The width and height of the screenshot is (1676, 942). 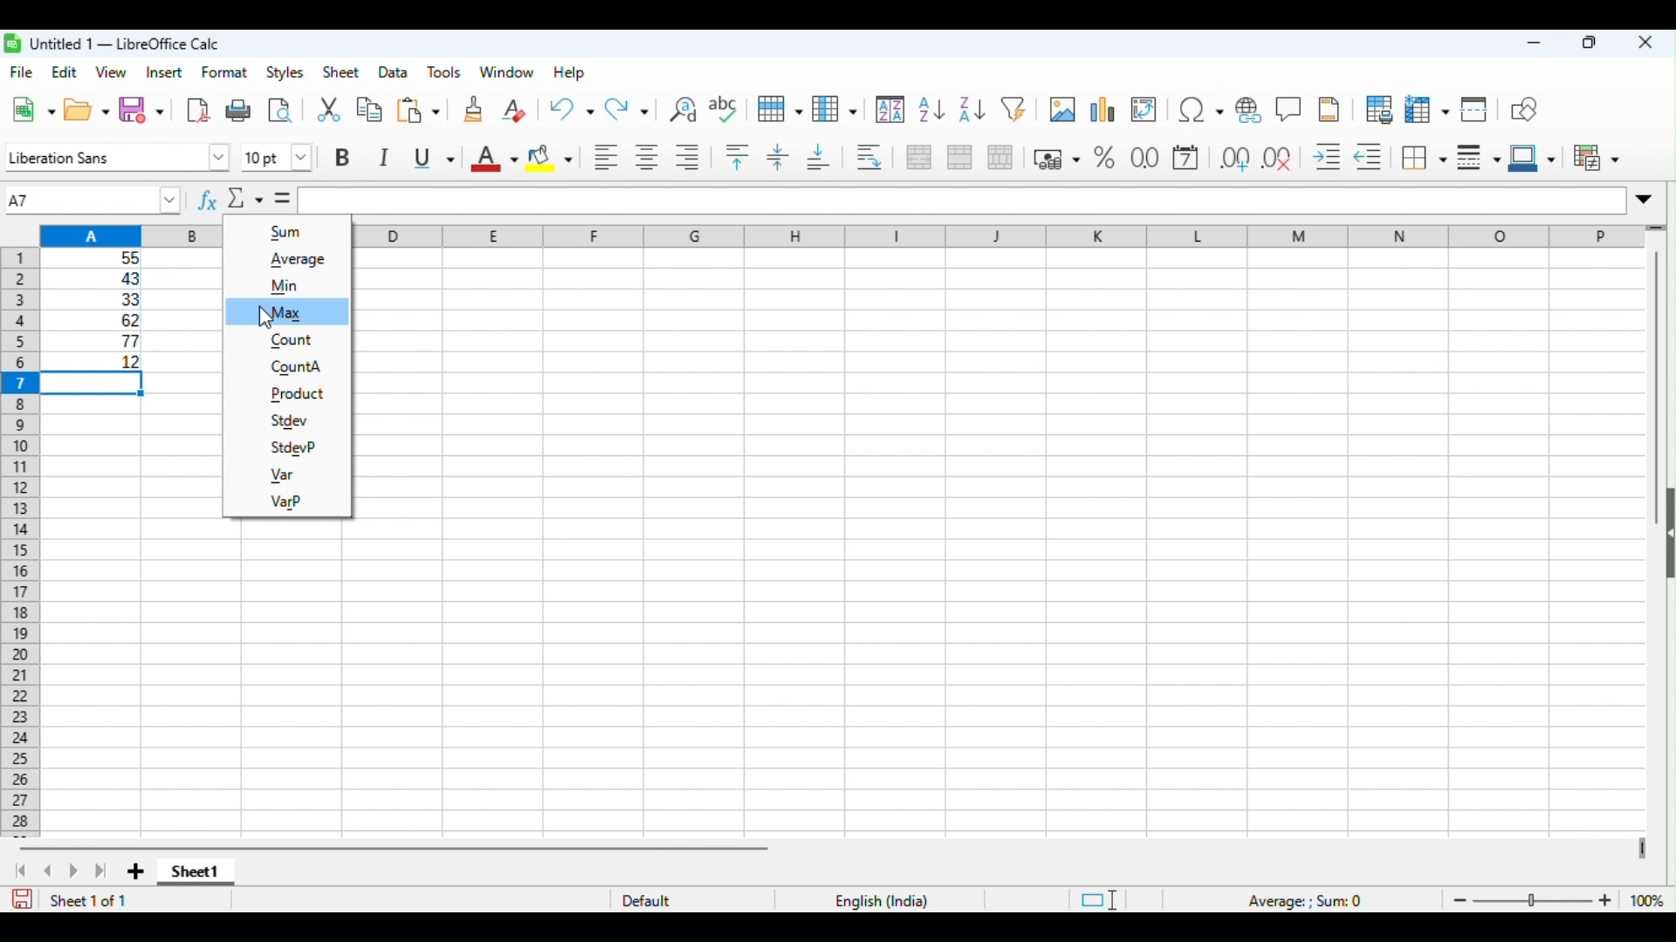 What do you see at coordinates (92, 384) in the screenshot?
I see `selected cell` at bounding box center [92, 384].